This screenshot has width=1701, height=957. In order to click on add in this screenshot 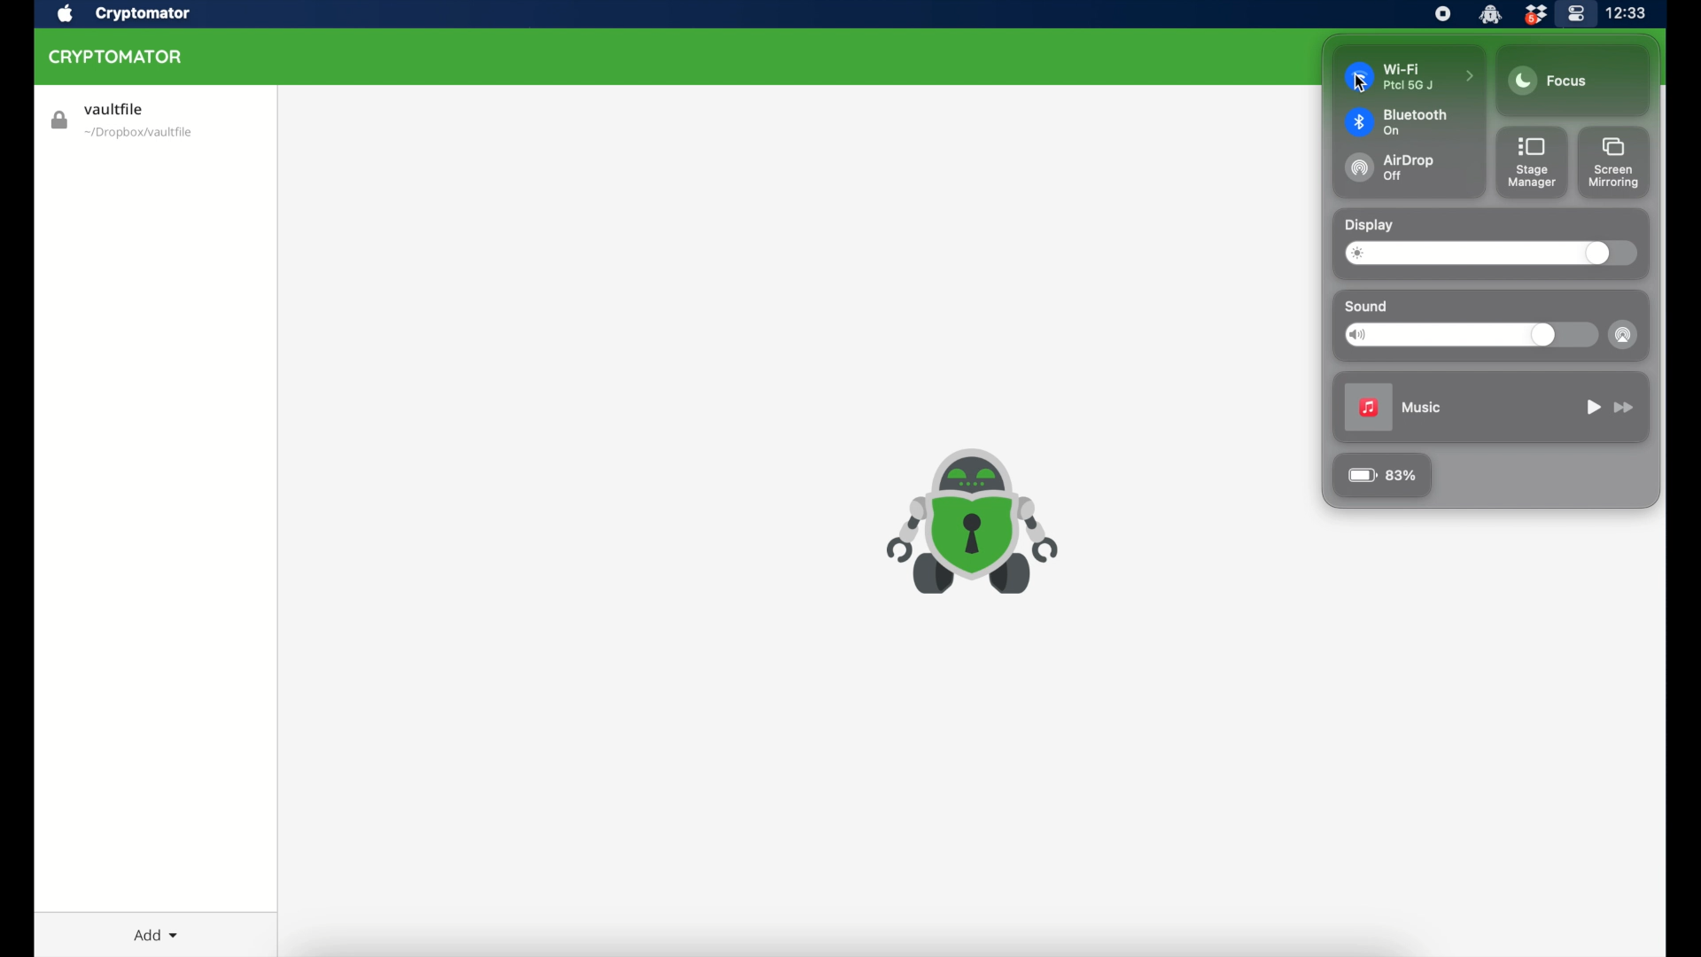, I will do `click(156, 935)`.